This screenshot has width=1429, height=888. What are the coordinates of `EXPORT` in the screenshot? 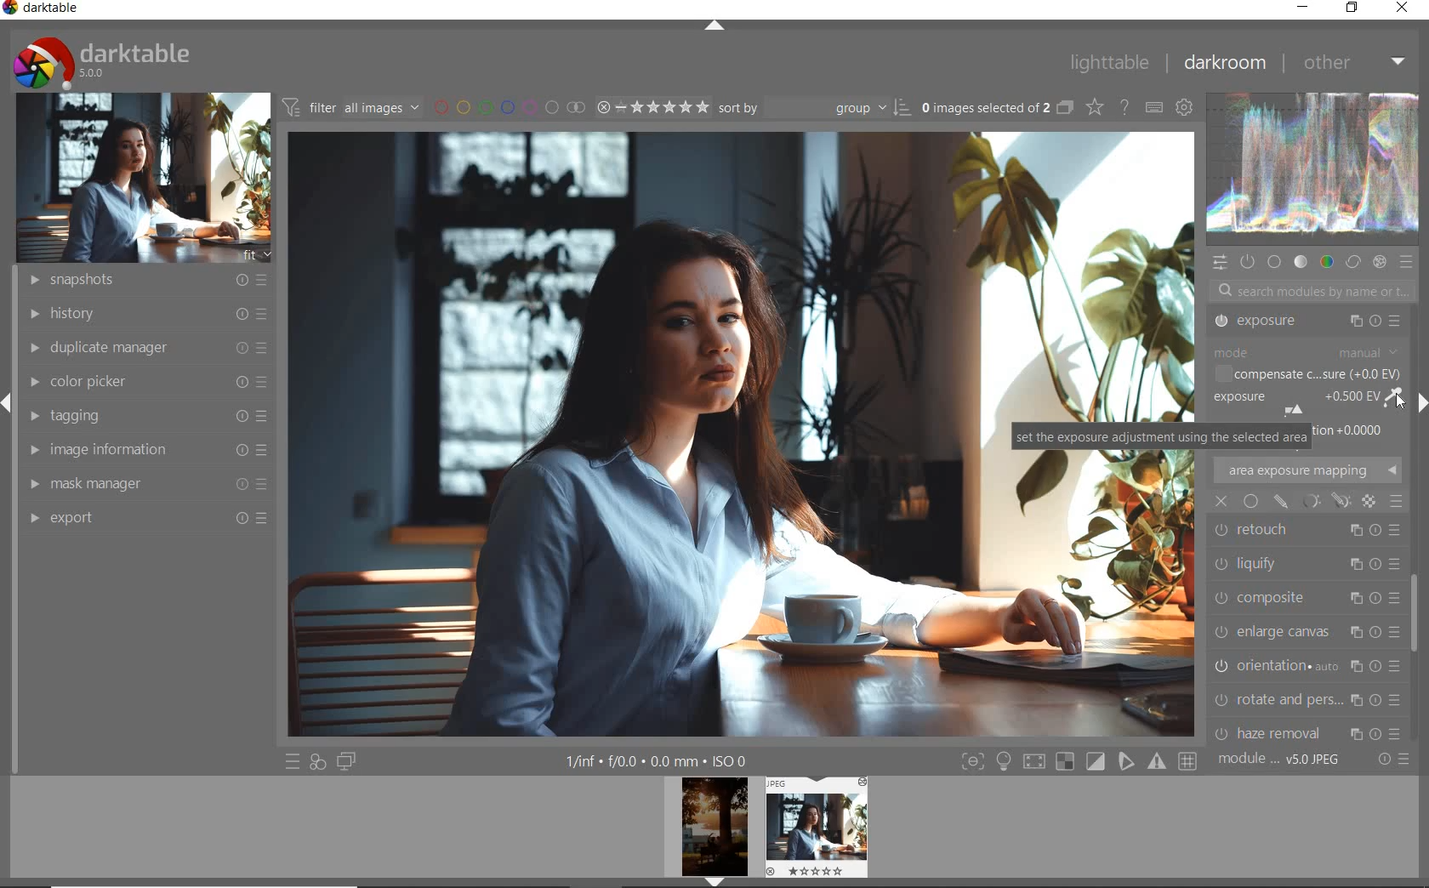 It's located at (149, 518).